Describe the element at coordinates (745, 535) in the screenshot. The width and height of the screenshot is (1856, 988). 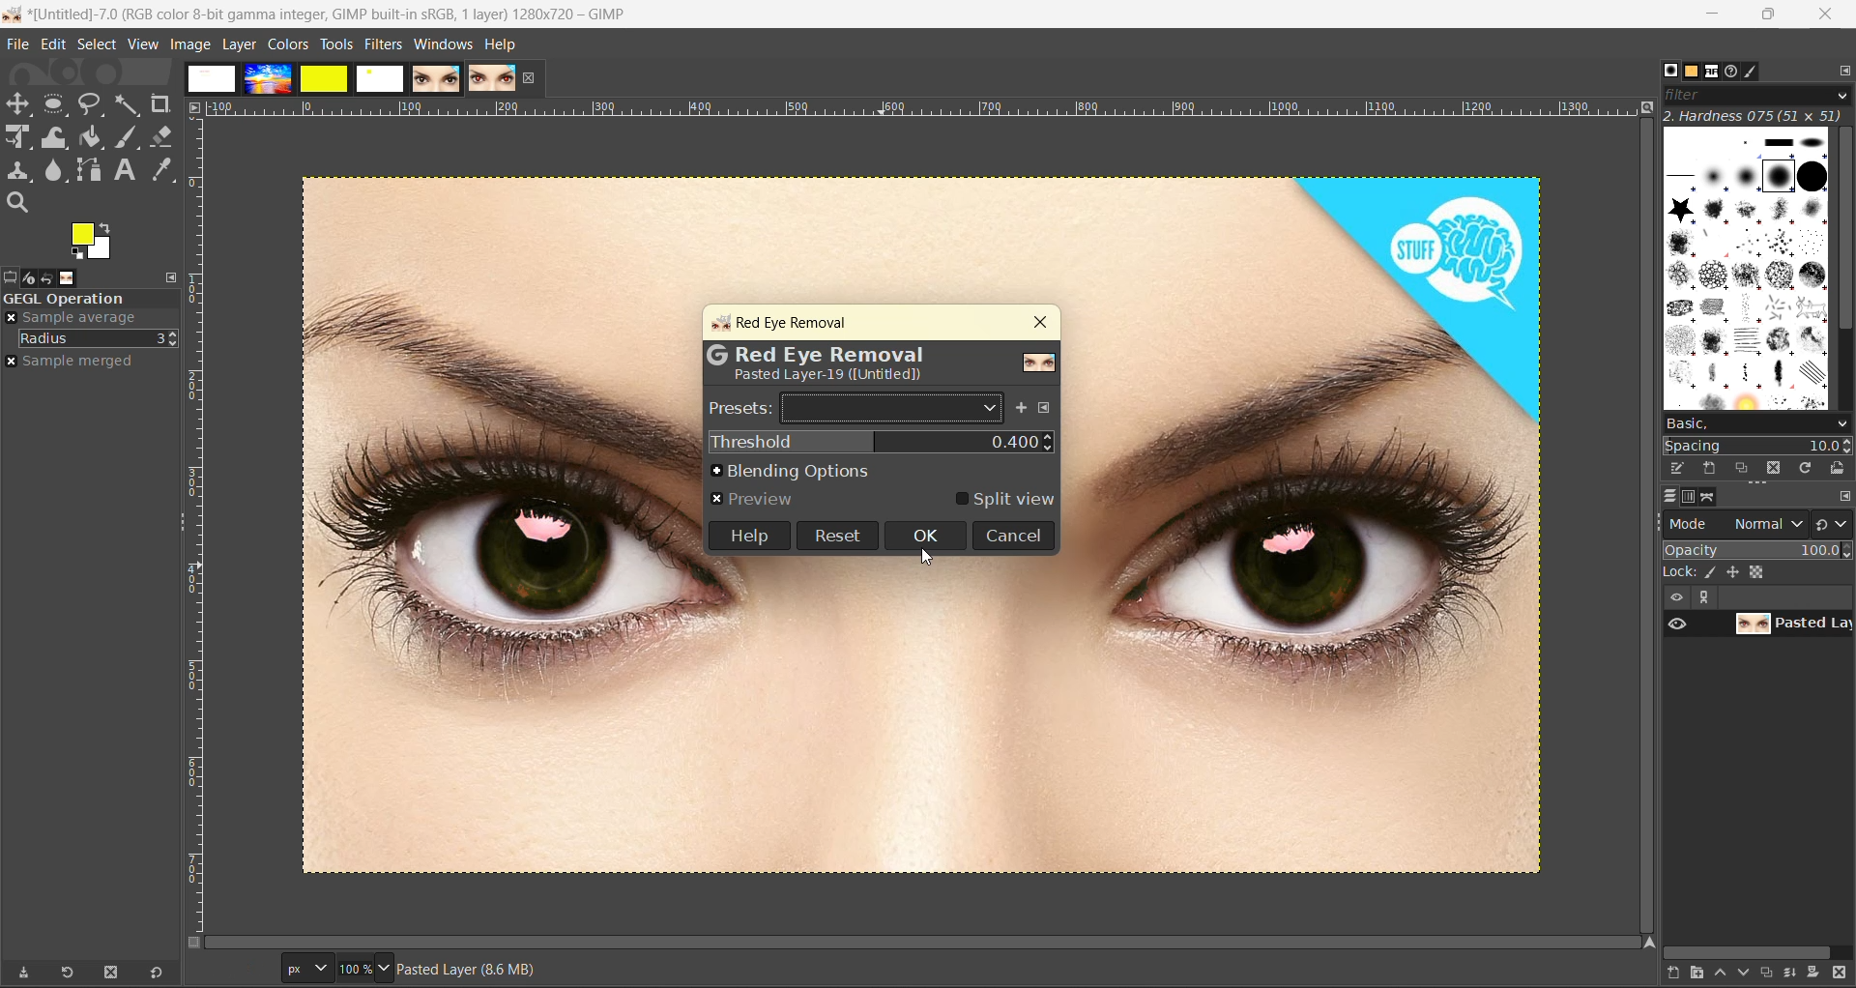
I see `help` at that location.